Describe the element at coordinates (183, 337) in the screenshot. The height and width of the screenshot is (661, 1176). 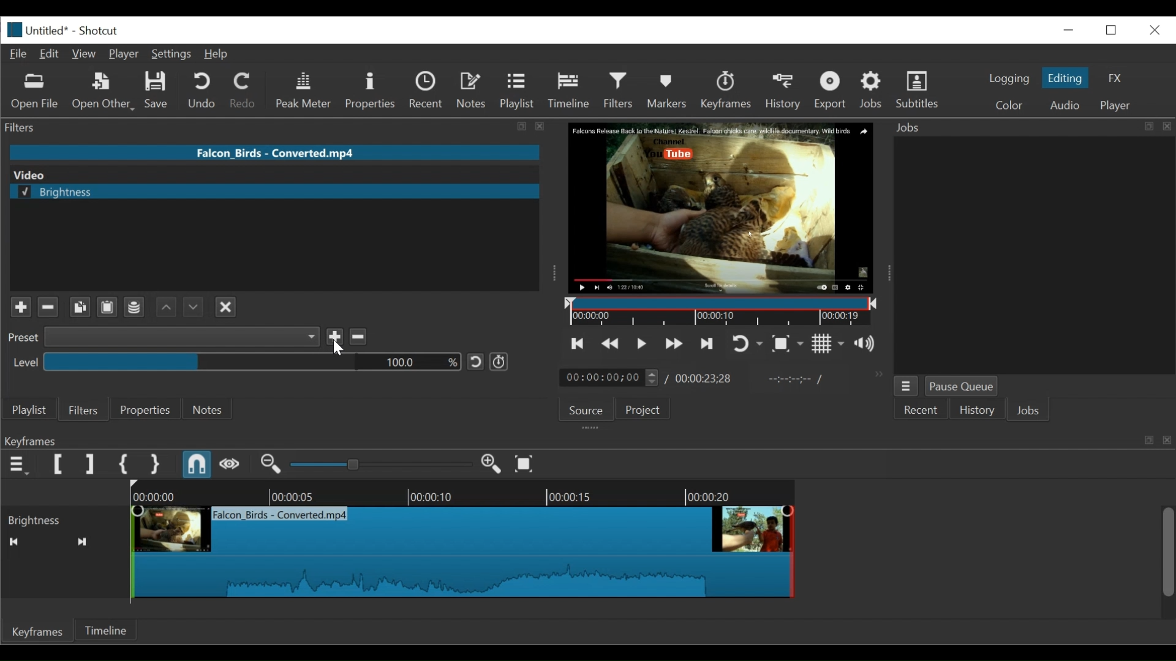
I see `Preset dropdown menu` at that location.